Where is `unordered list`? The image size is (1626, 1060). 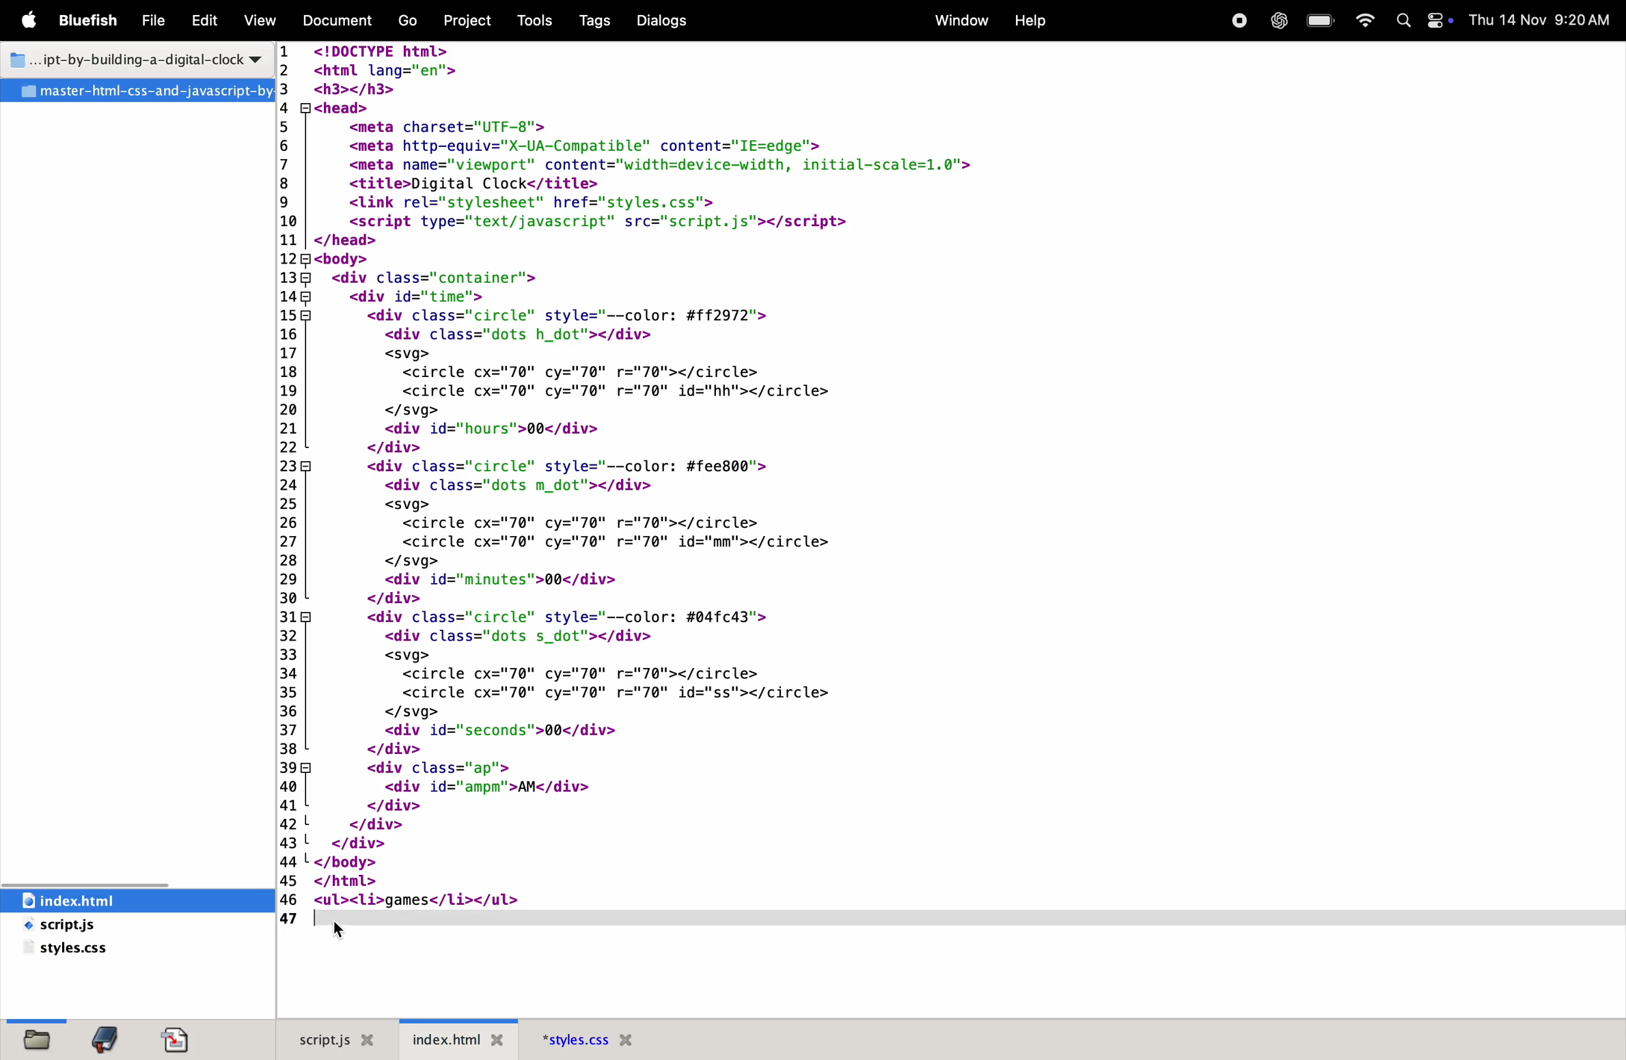
unordered list is located at coordinates (367, 901).